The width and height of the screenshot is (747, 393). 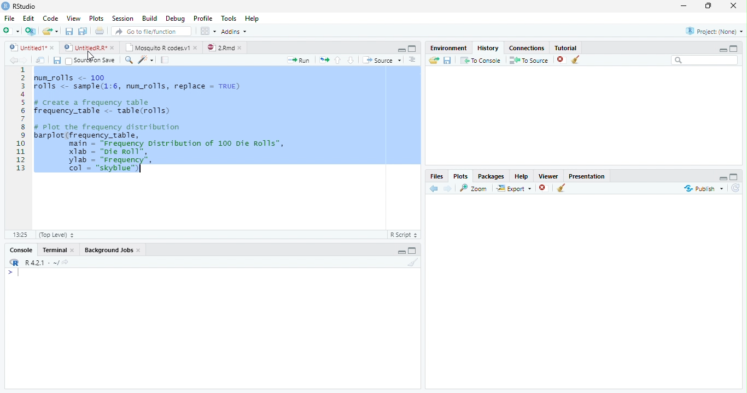 What do you see at coordinates (10, 17) in the screenshot?
I see `File` at bounding box center [10, 17].